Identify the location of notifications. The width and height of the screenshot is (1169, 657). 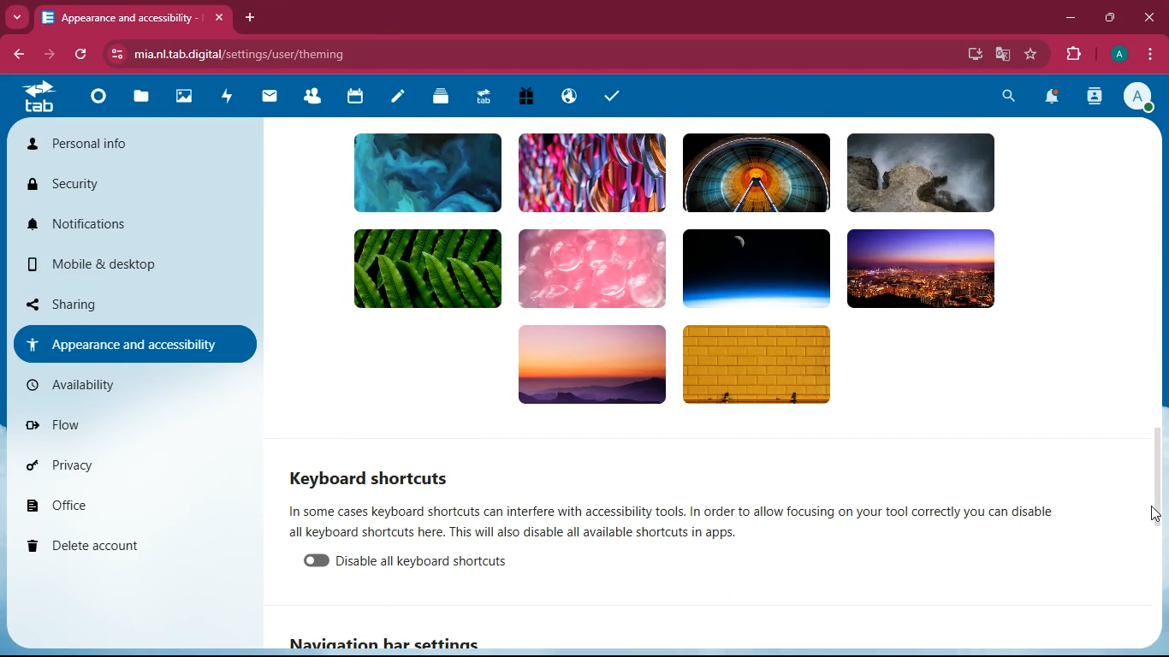
(122, 225).